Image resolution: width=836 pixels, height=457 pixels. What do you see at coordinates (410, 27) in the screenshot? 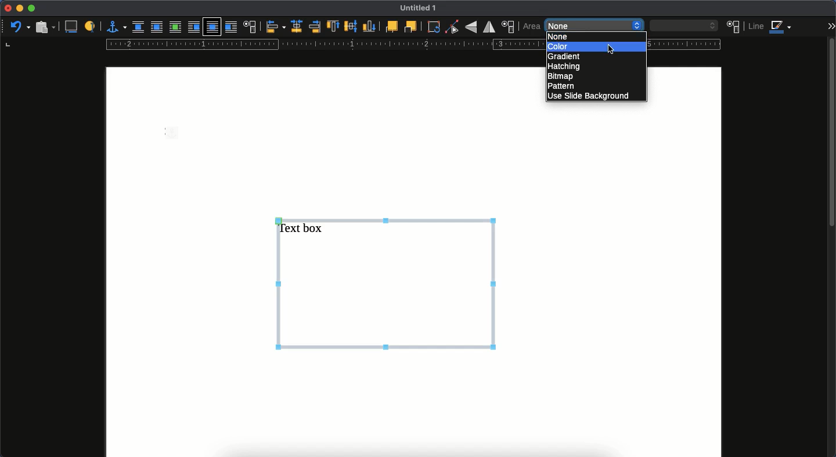
I see `back one` at bounding box center [410, 27].